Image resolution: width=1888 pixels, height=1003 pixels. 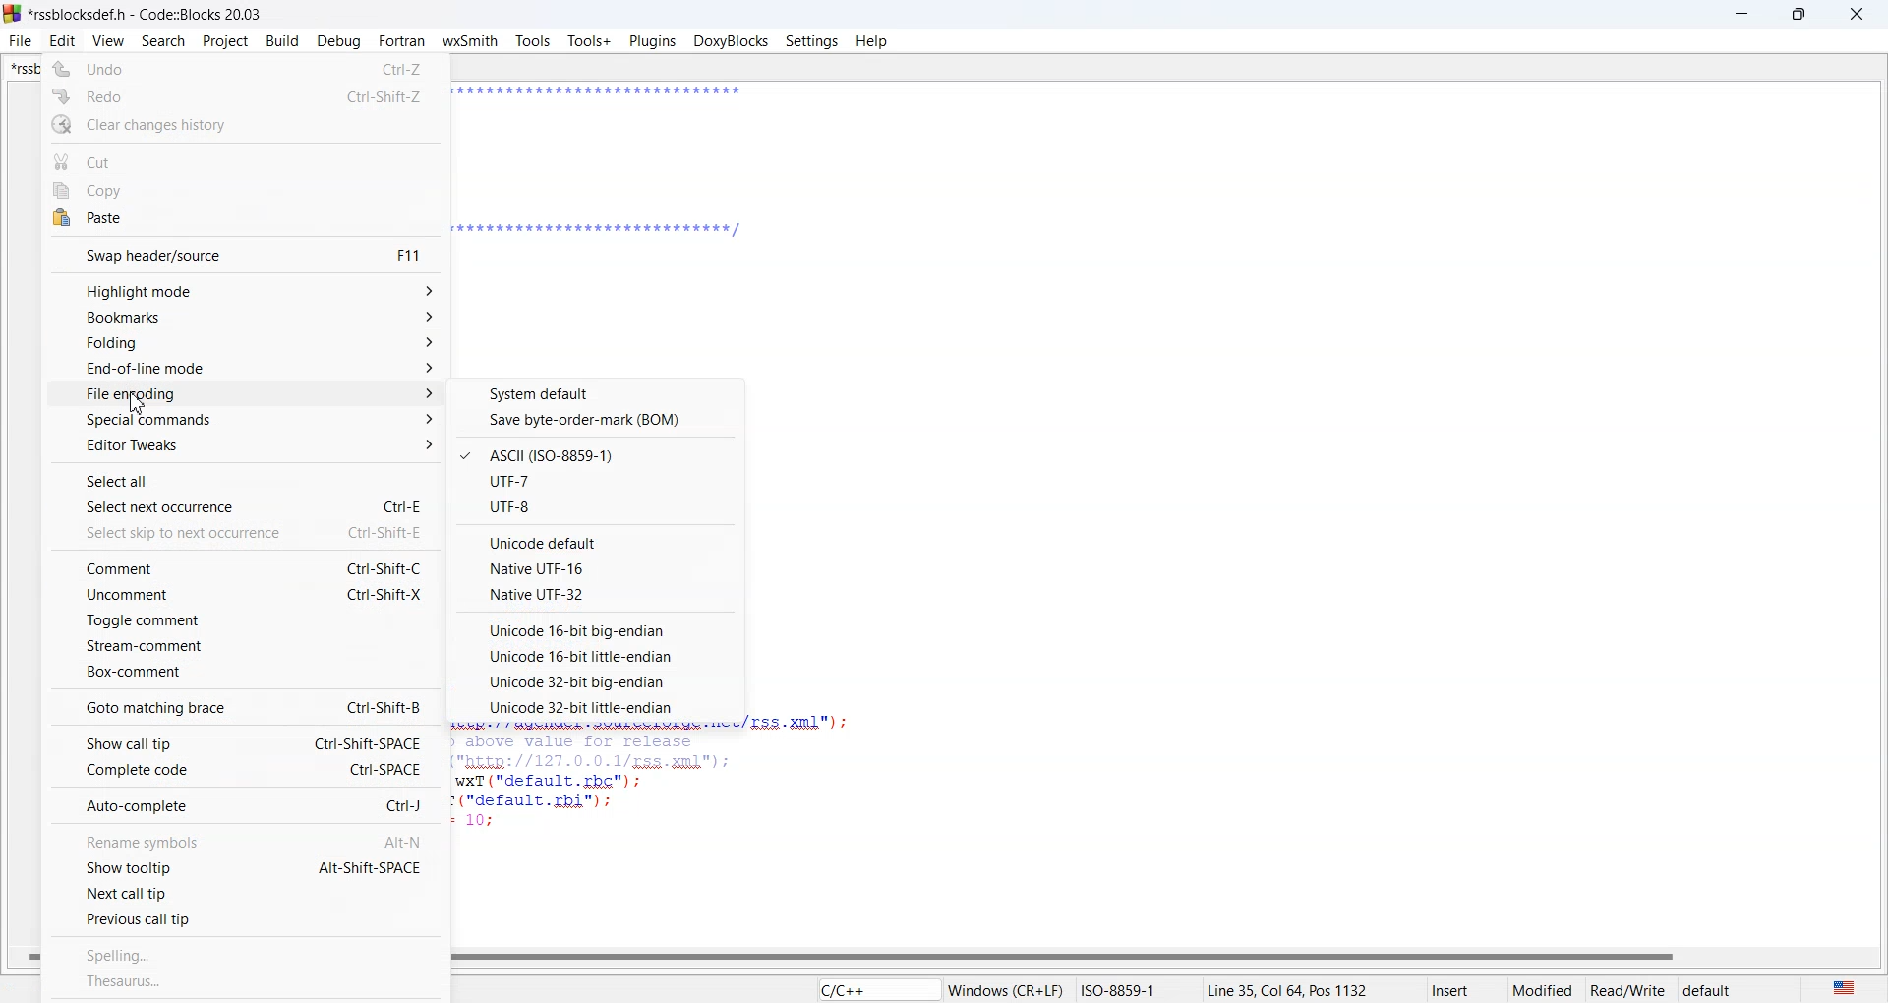 What do you see at coordinates (246, 95) in the screenshot?
I see `Redo` at bounding box center [246, 95].